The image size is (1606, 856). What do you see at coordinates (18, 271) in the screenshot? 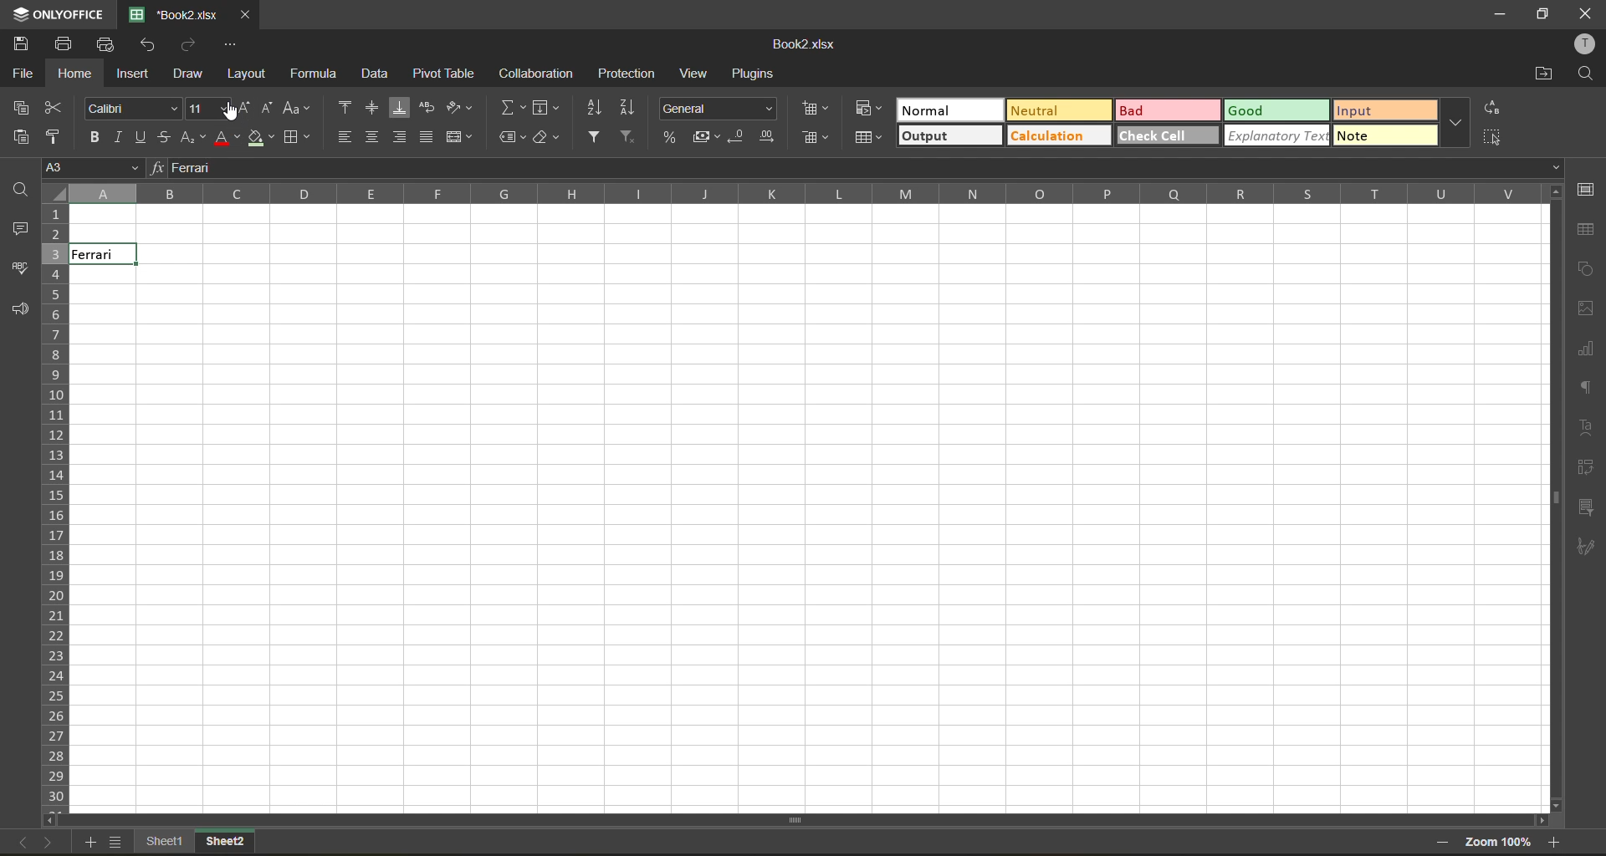
I see `spellcheck` at bounding box center [18, 271].